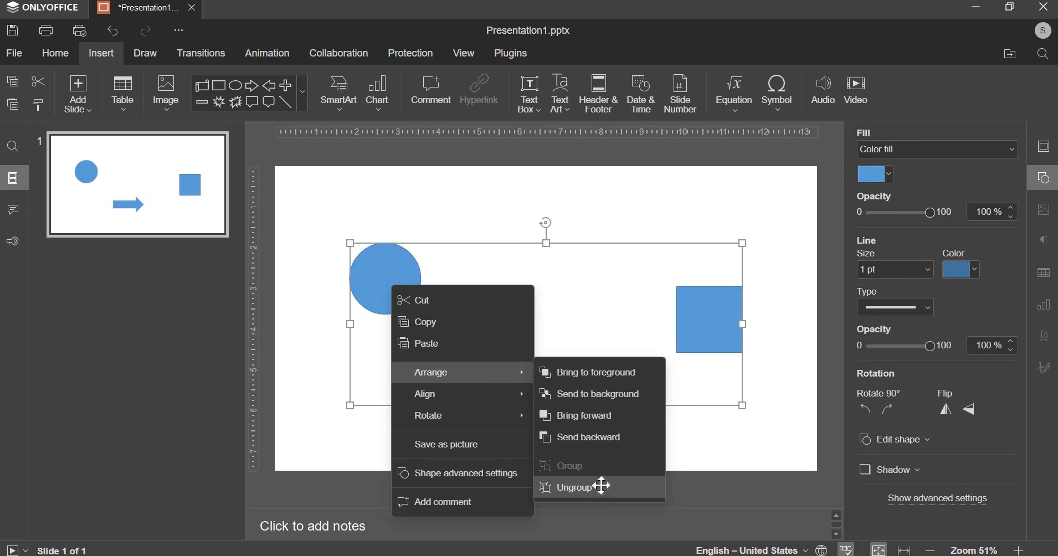 Image resolution: width=1058 pixels, height=556 pixels. I want to click on decrease zoom, so click(931, 550).